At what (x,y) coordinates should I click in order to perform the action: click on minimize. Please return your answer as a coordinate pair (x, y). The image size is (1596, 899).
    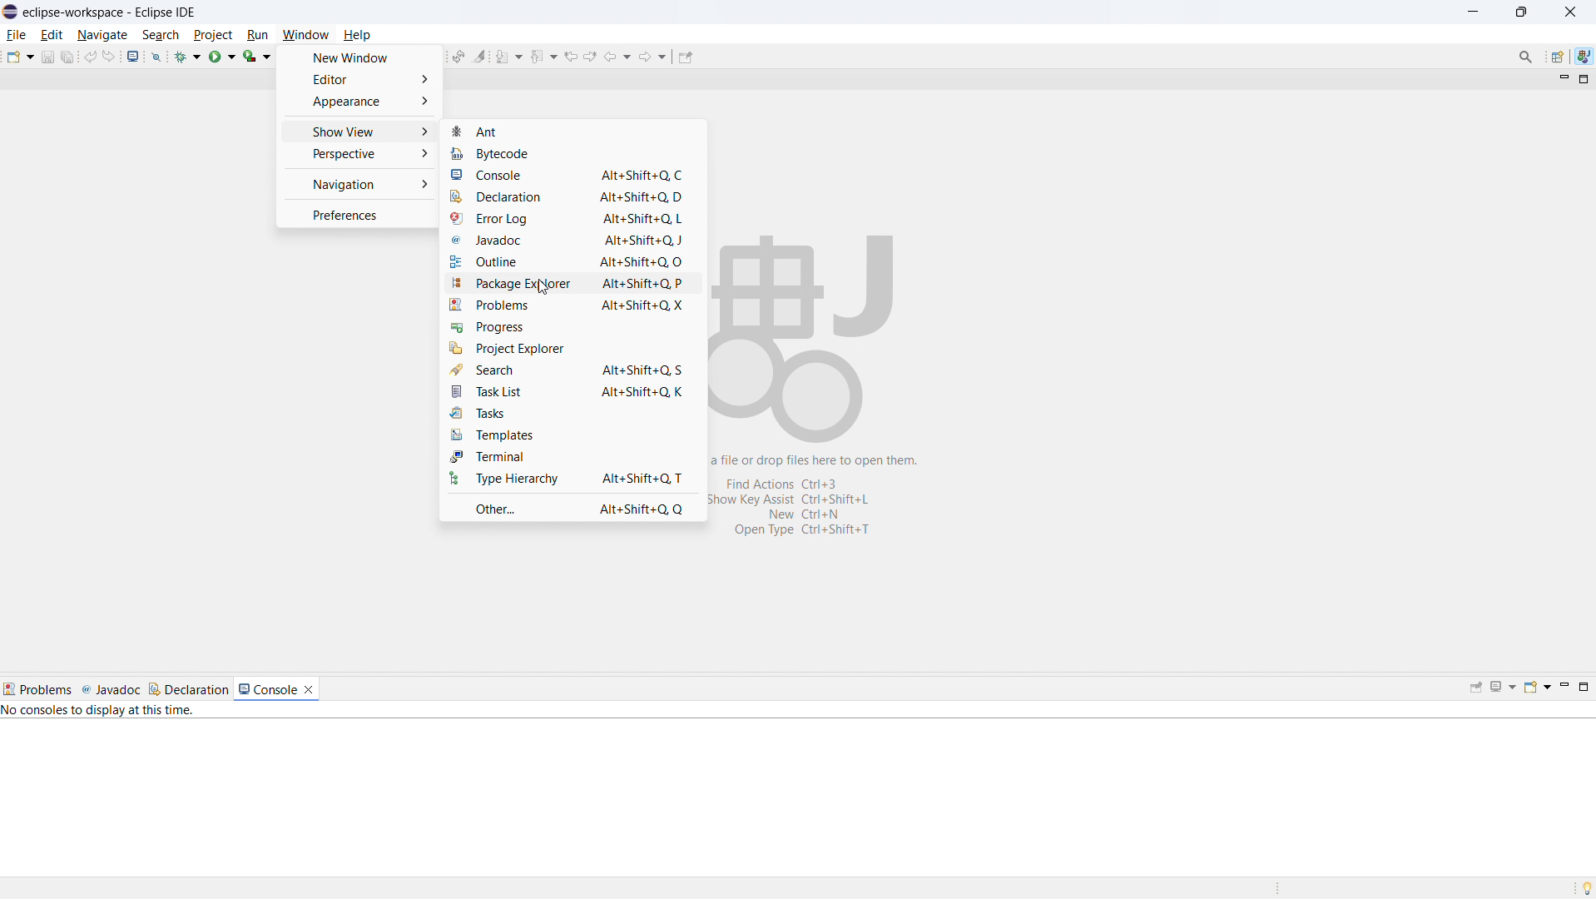
    Looking at the image, I should click on (1473, 12).